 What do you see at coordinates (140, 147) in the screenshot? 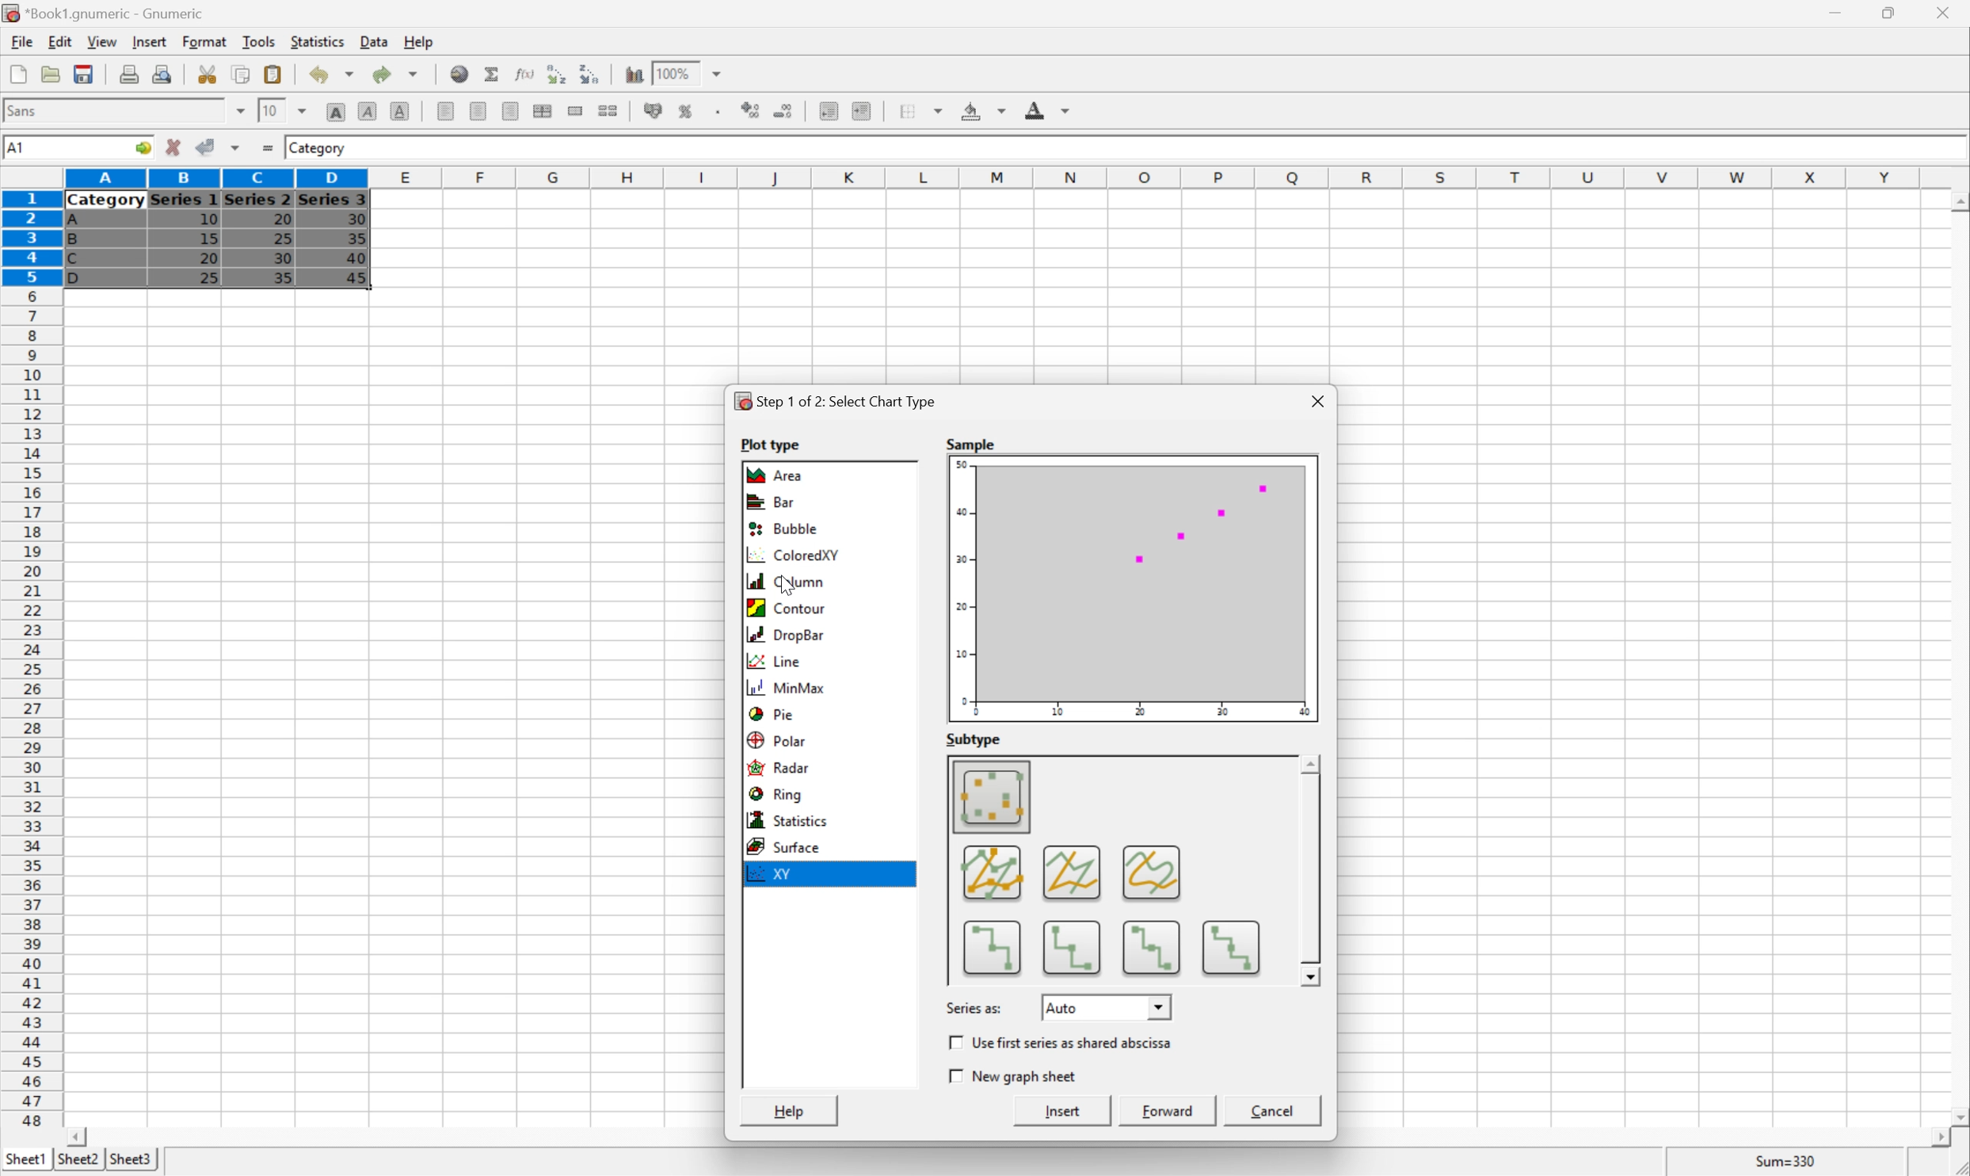
I see `Go to` at bounding box center [140, 147].